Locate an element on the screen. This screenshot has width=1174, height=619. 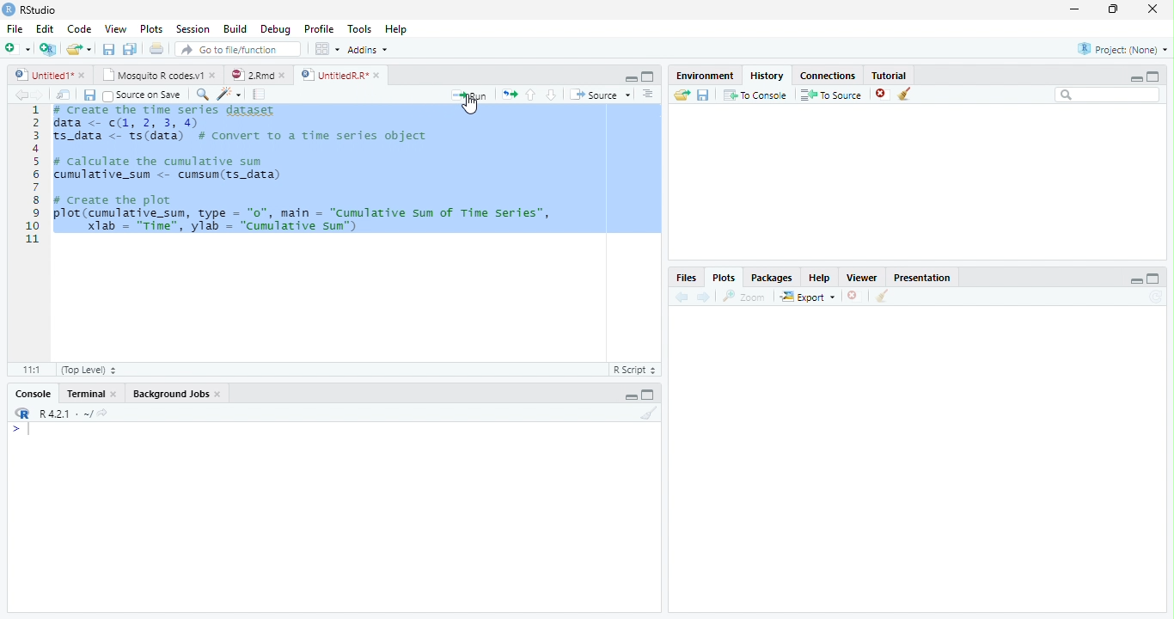
Minimize is located at coordinates (1136, 282).